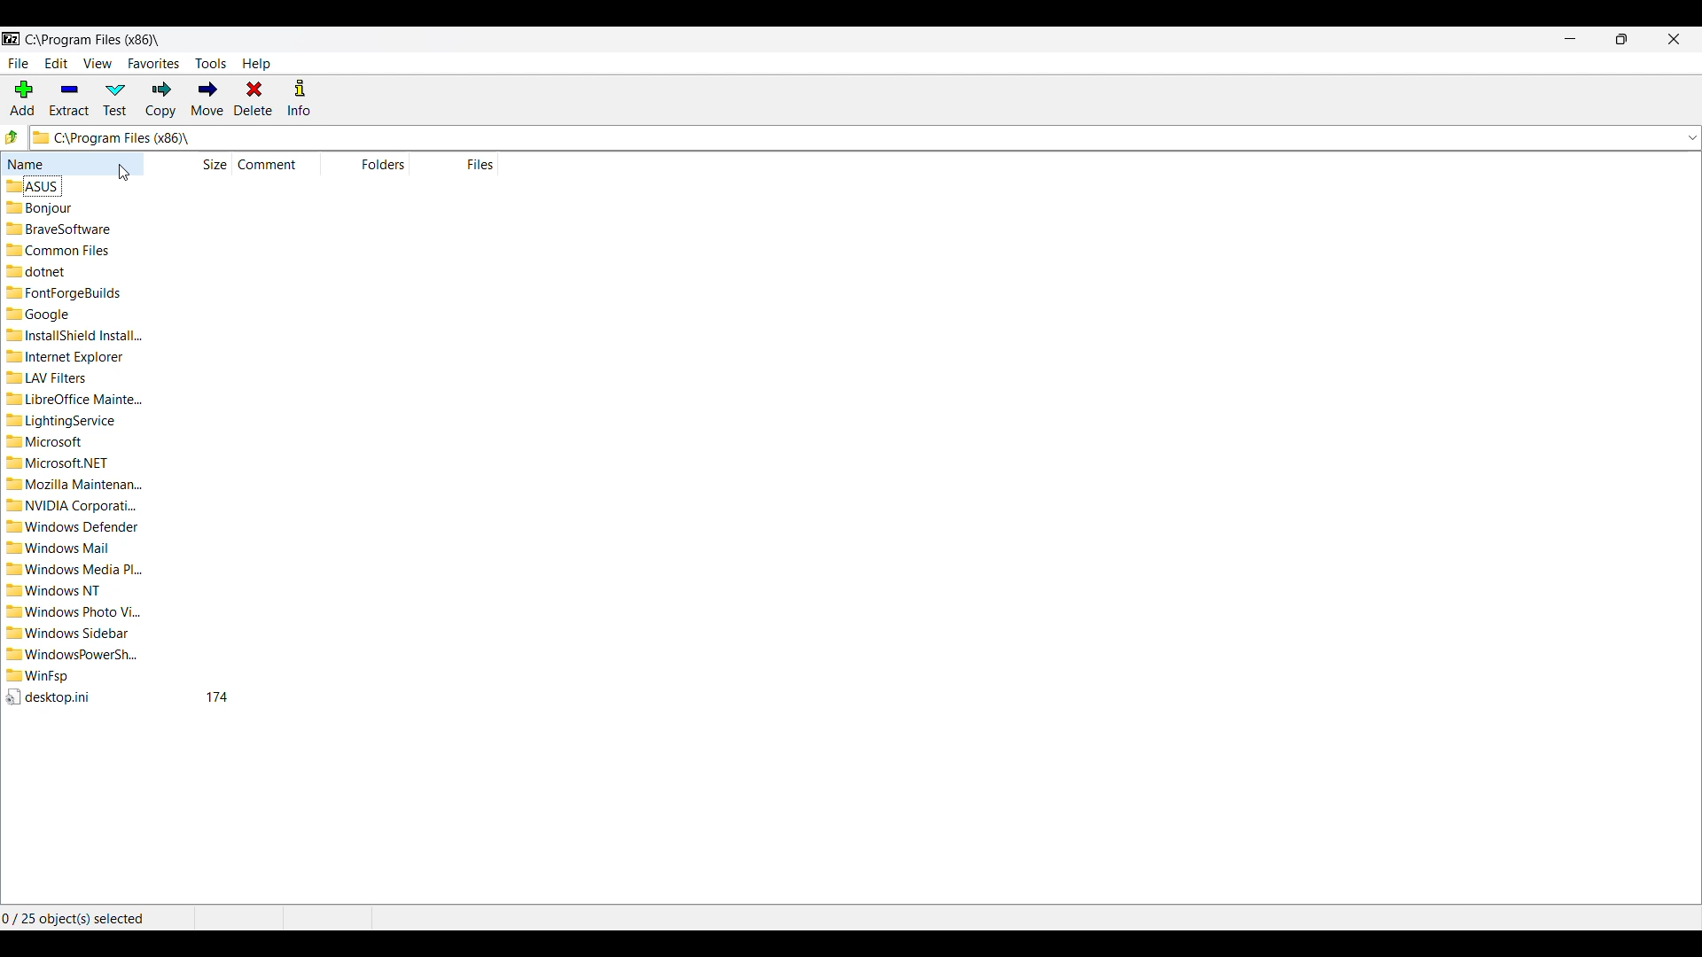 The width and height of the screenshot is (1702, 957). What do you see at coordinates (67, 291) in the screenshot?
I see `FontForgeBuilds` at bounding box center [67, 291].